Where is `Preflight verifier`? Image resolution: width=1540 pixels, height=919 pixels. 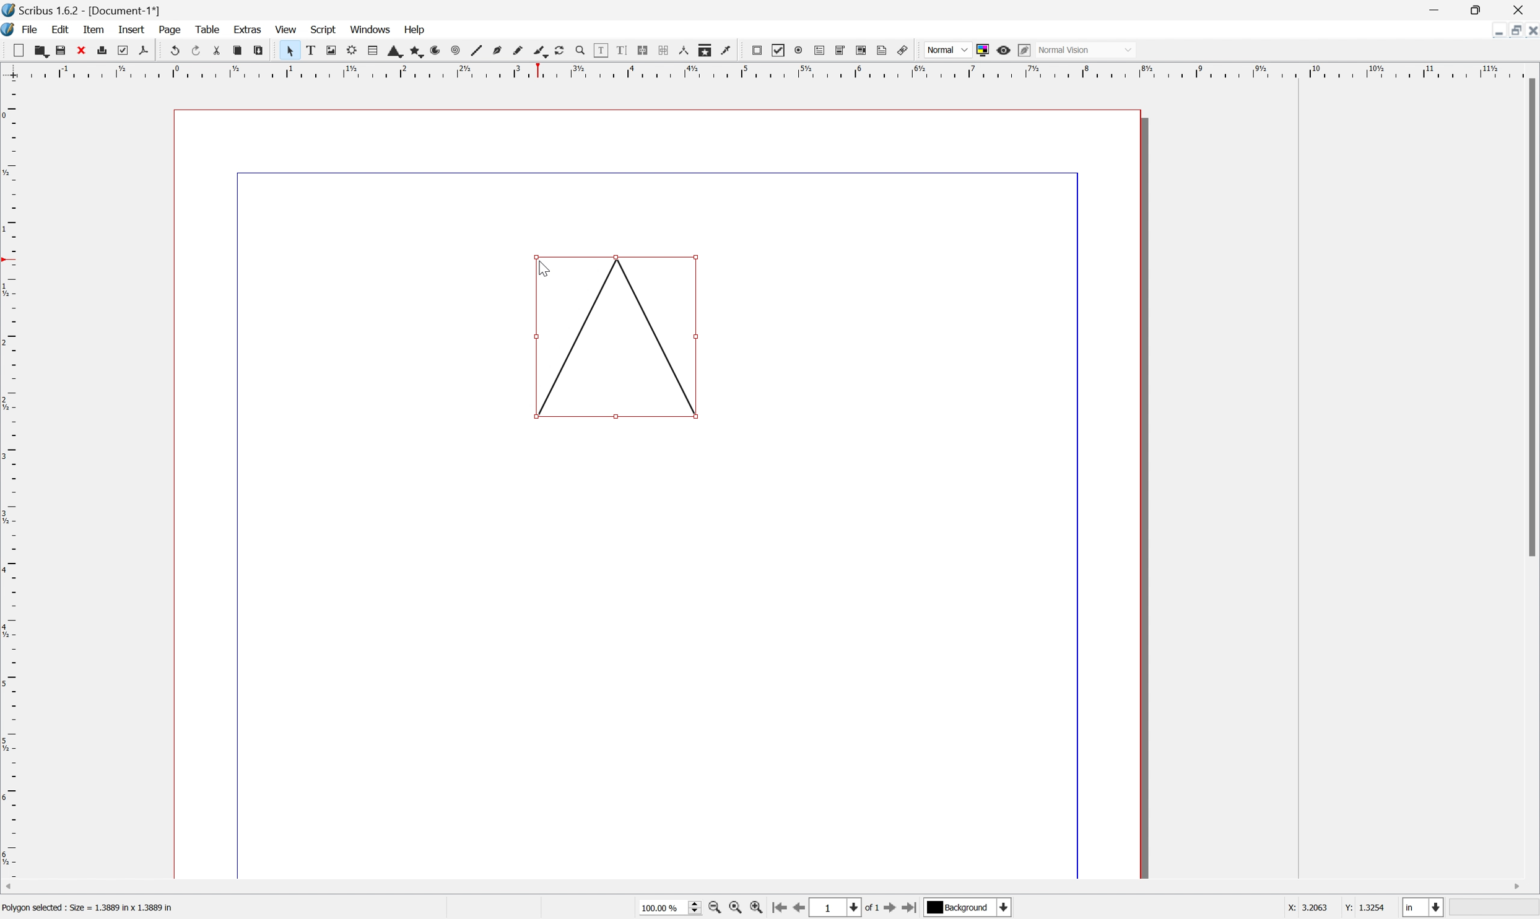
Preflight verifier is located at coordinates (123, 50).